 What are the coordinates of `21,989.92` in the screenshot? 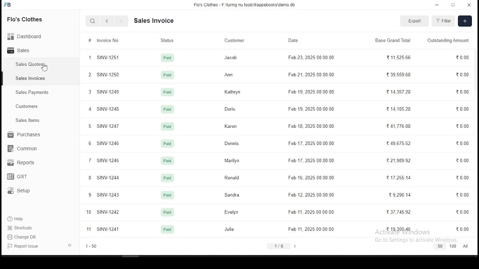 It's located at (400, 160).